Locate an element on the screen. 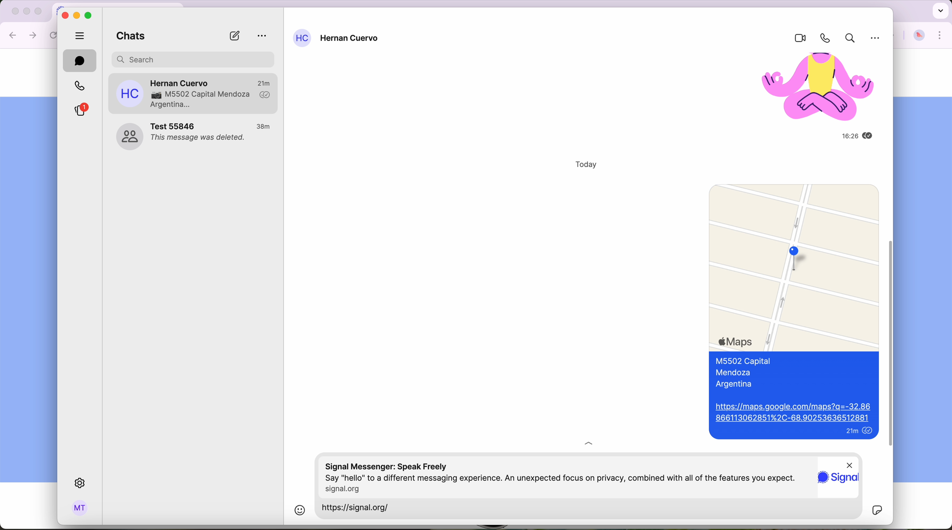 This screenshot has width=952, height=530. profile icon is located at coordinates (130, 94).